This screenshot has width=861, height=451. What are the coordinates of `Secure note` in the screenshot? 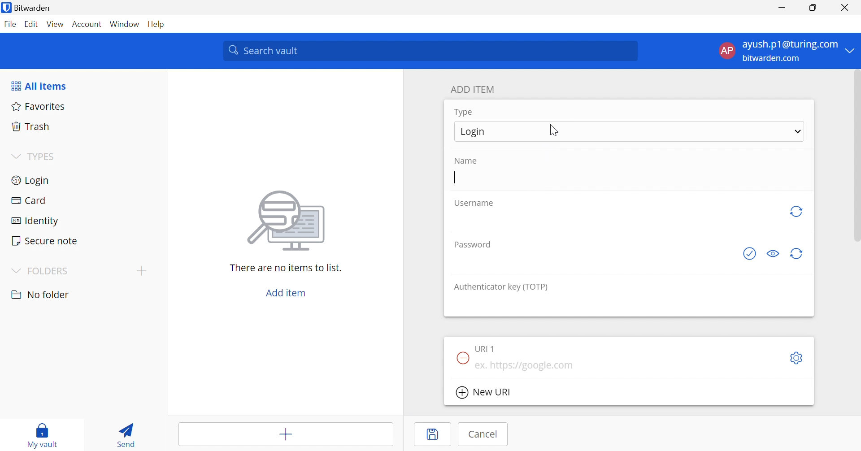 It's located at (81, 239).